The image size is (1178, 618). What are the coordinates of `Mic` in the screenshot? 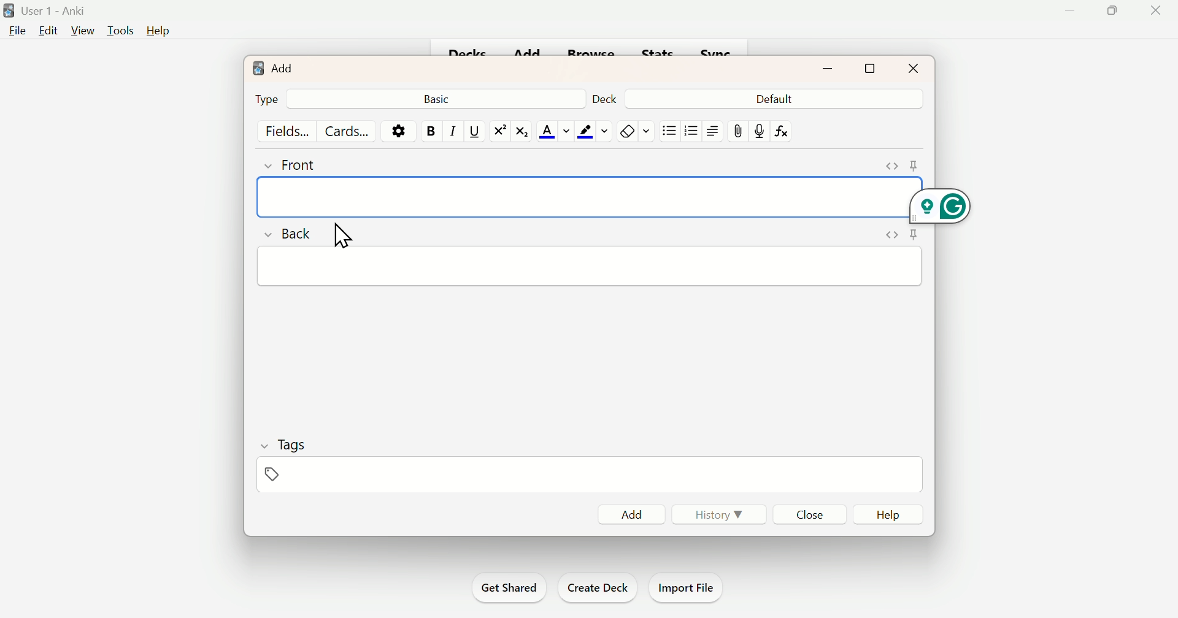 It's located at (758, 129).